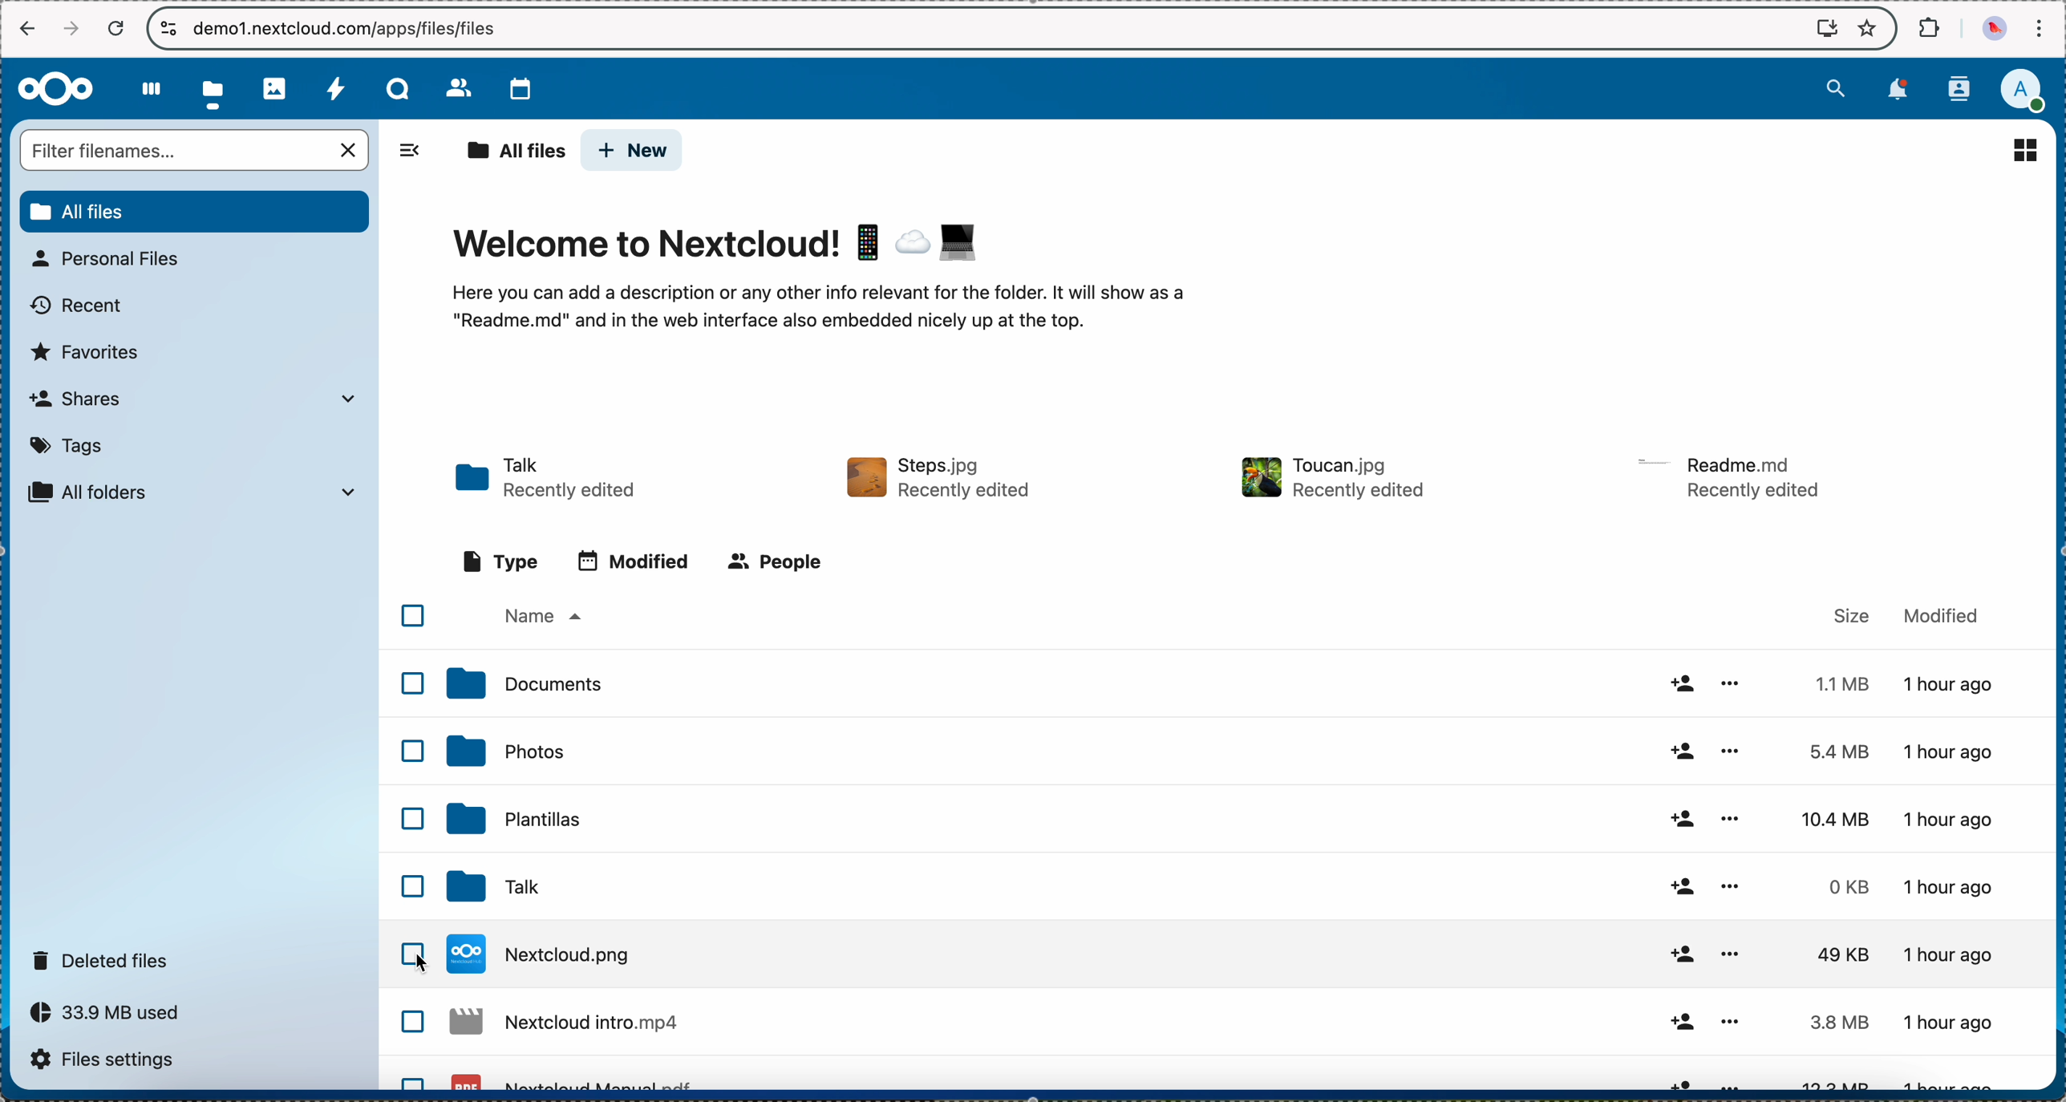 This screenshot has height=1102, width=2066. Describe the element at coordinates (148, 87) in the screenshot. I see `dashboard` at that location.